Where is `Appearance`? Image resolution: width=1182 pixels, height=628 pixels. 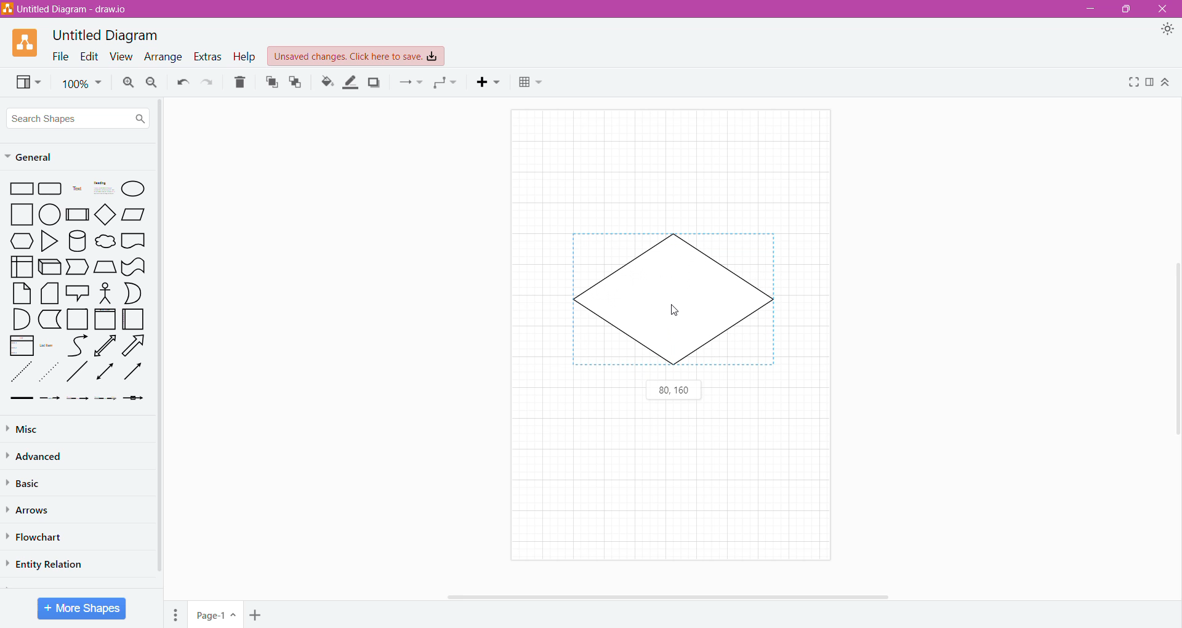 Appearance is located at coordinates (1170, 31).